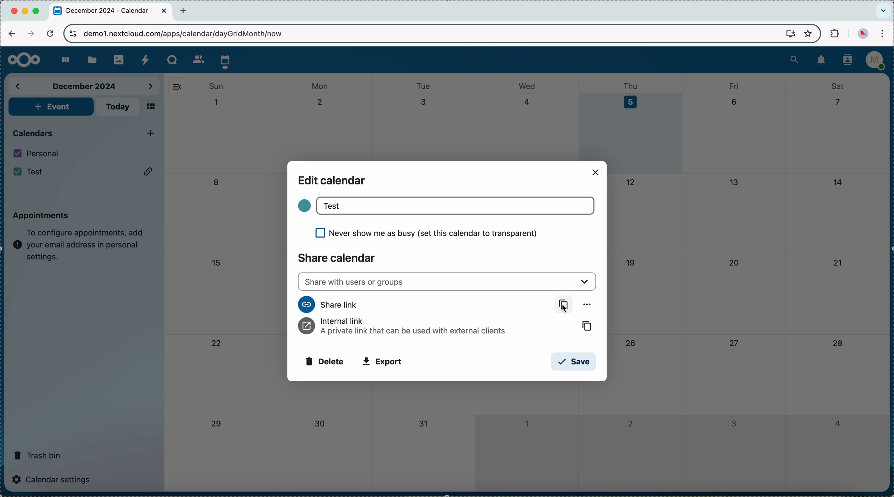 Image resolution: width=894 pixels, height=497 pixels. What do you see at coordinates (151, 107) in the screenshot?
I see `mosaic view` at bounding box center [151, 107].